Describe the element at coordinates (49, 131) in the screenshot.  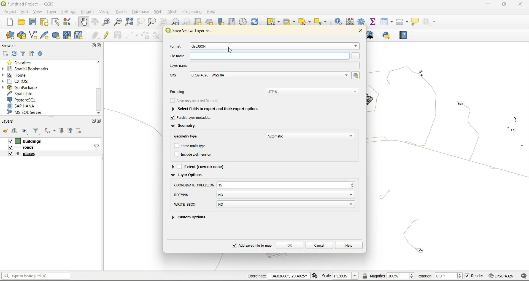
I see `filter by expression` at that location.